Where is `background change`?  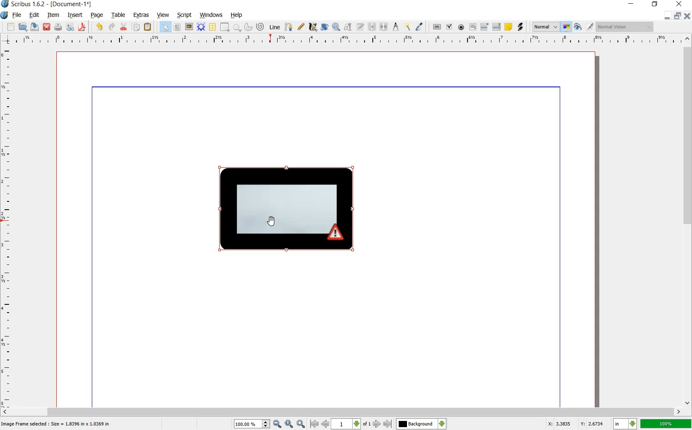
background change is located at coordinates (421, 424).